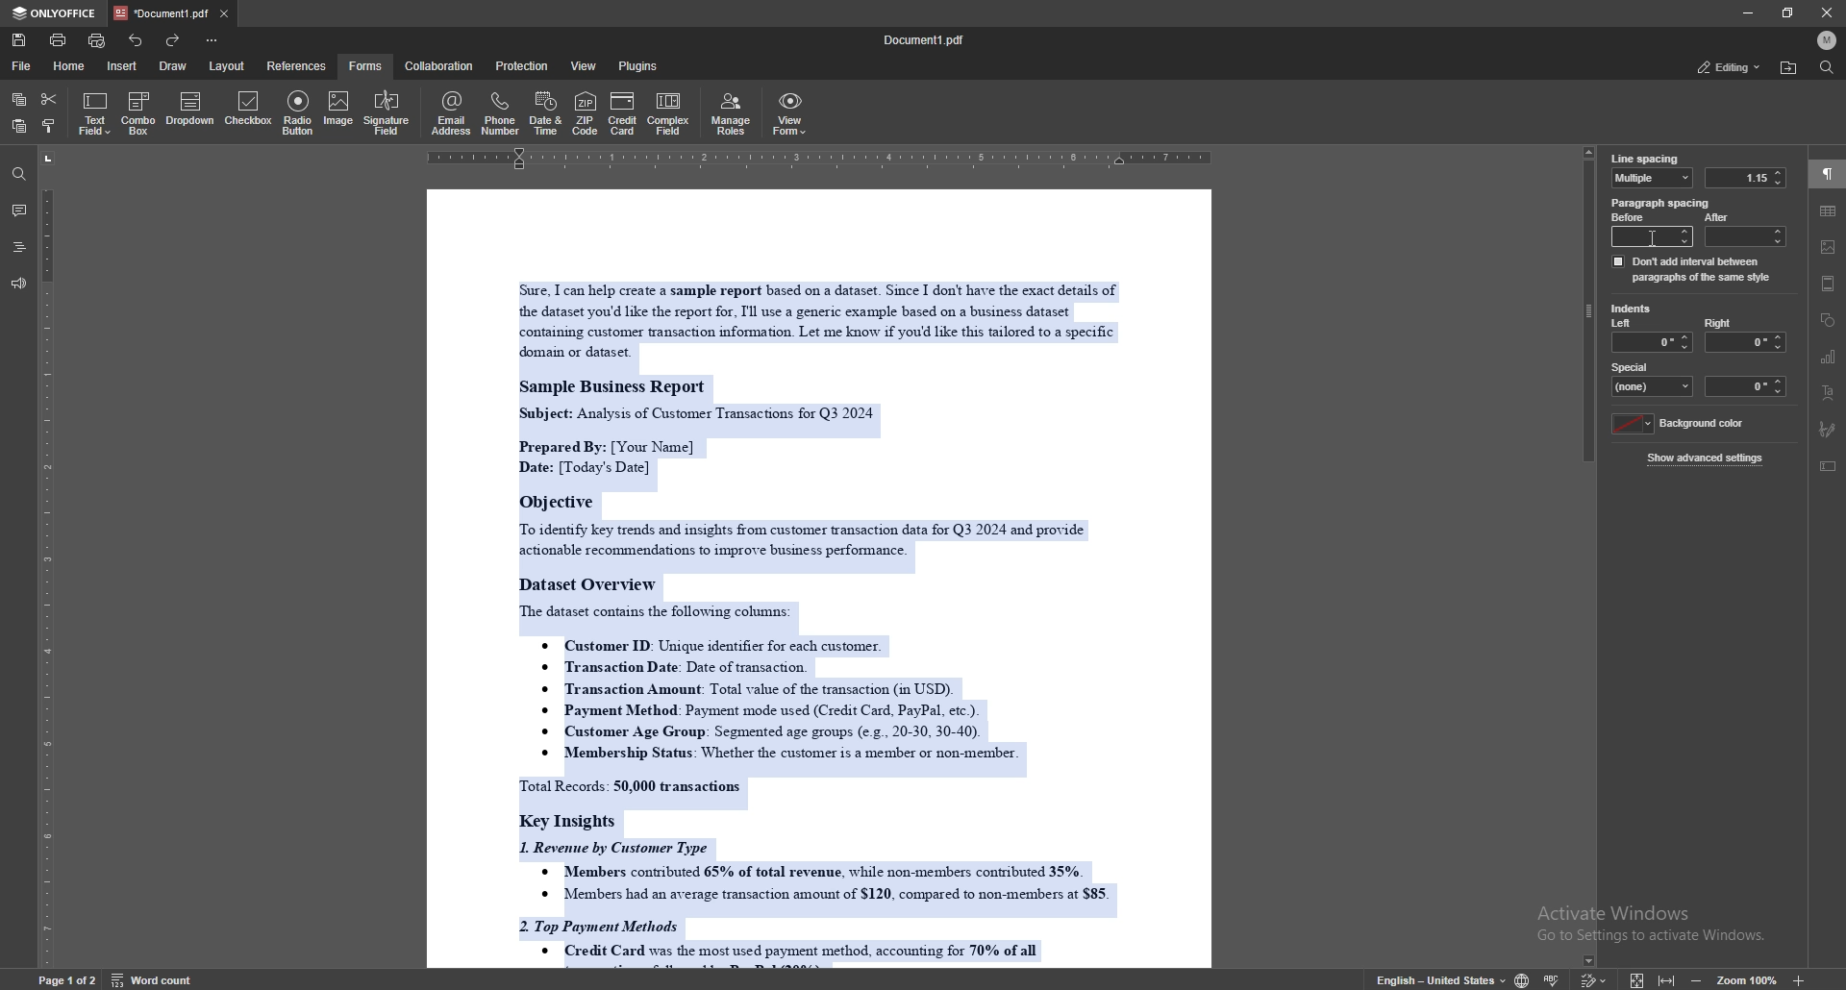 Image resolution: width=1846 pixels, height=990 pixels. Describe the element at coordinates (19, 175) in the screenshot. I see `find` at that location.